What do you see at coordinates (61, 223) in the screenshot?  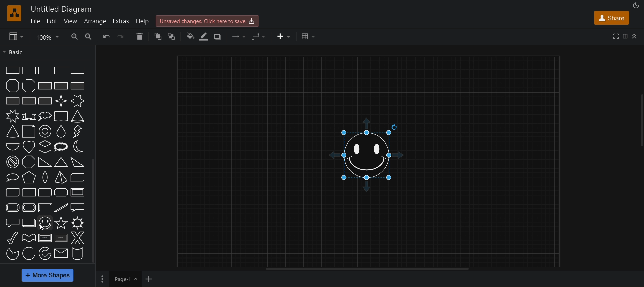 I see `star` at bounding box center [61, 223].